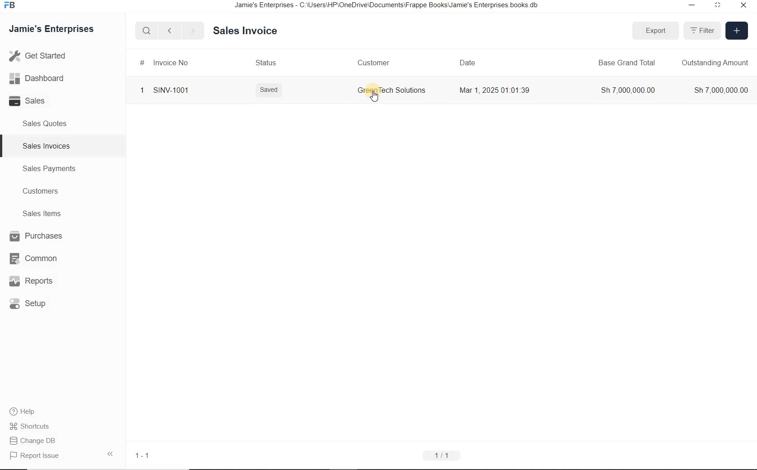 This screenshot has height=470, width=757. Describe the element at coordinates (148, 31) in the screenshot. I see `search` at that location.